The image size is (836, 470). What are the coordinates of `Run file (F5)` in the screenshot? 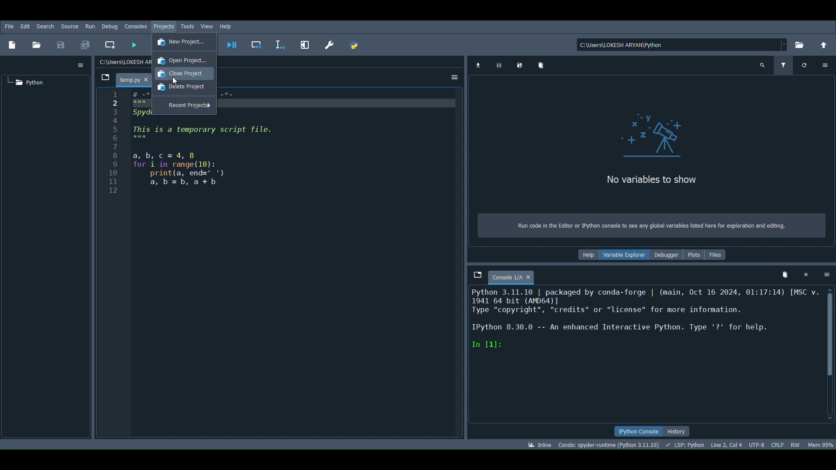 It's located at (133, 46).